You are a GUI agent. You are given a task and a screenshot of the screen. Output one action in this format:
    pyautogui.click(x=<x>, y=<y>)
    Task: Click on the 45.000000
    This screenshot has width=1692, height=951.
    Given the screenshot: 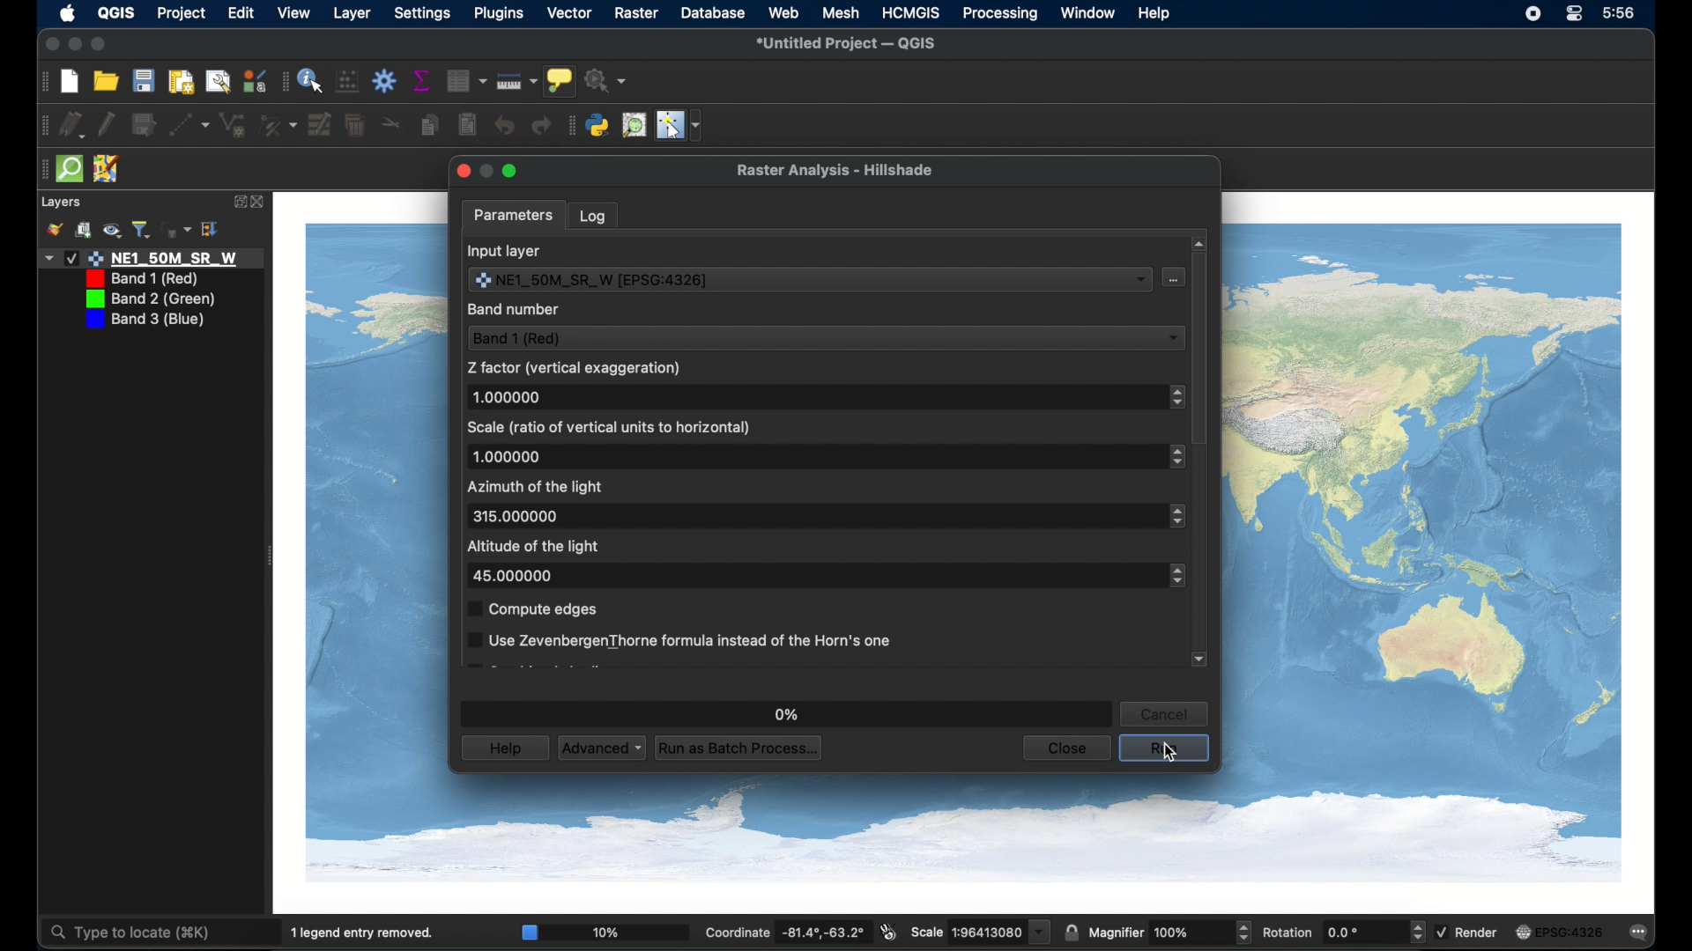 What is the action you would take?
    pyautogui.click(x=517, y=577)
    